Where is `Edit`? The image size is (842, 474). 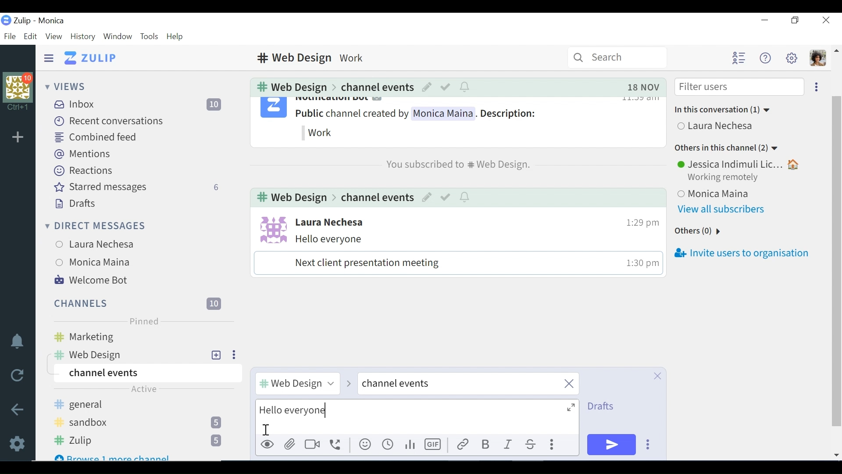 Edit is located at coordinates (426, 86).